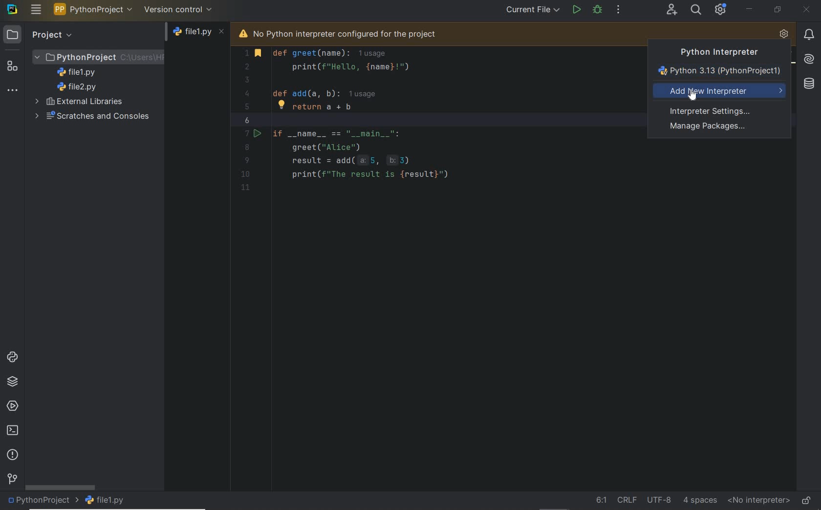 The height and width of the screenshot is (510, 821). What do you see at coordinates (694, 98) in the screenshot?
I see `cursor` at bounding box center [694, 98].